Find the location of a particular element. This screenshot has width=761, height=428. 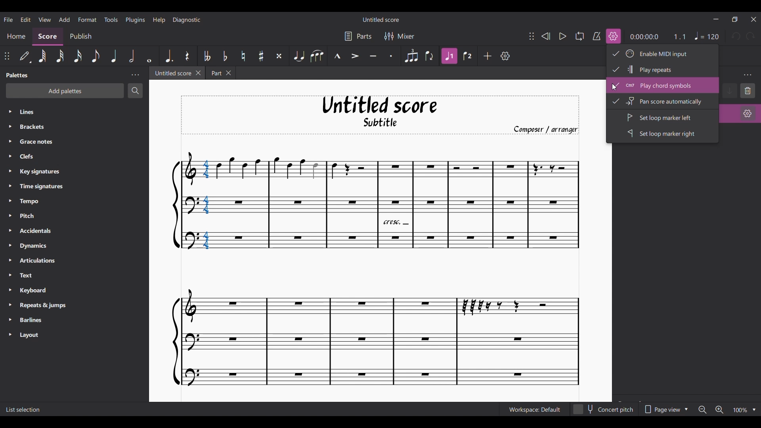

View menu is located at coordinates (44, 19).